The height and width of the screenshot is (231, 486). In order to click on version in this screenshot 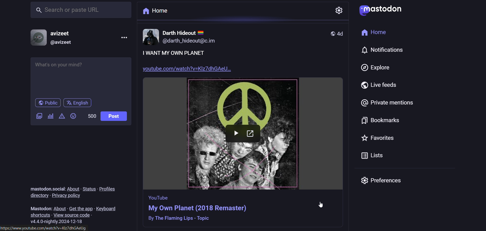, I will do `click(55, 221)`.